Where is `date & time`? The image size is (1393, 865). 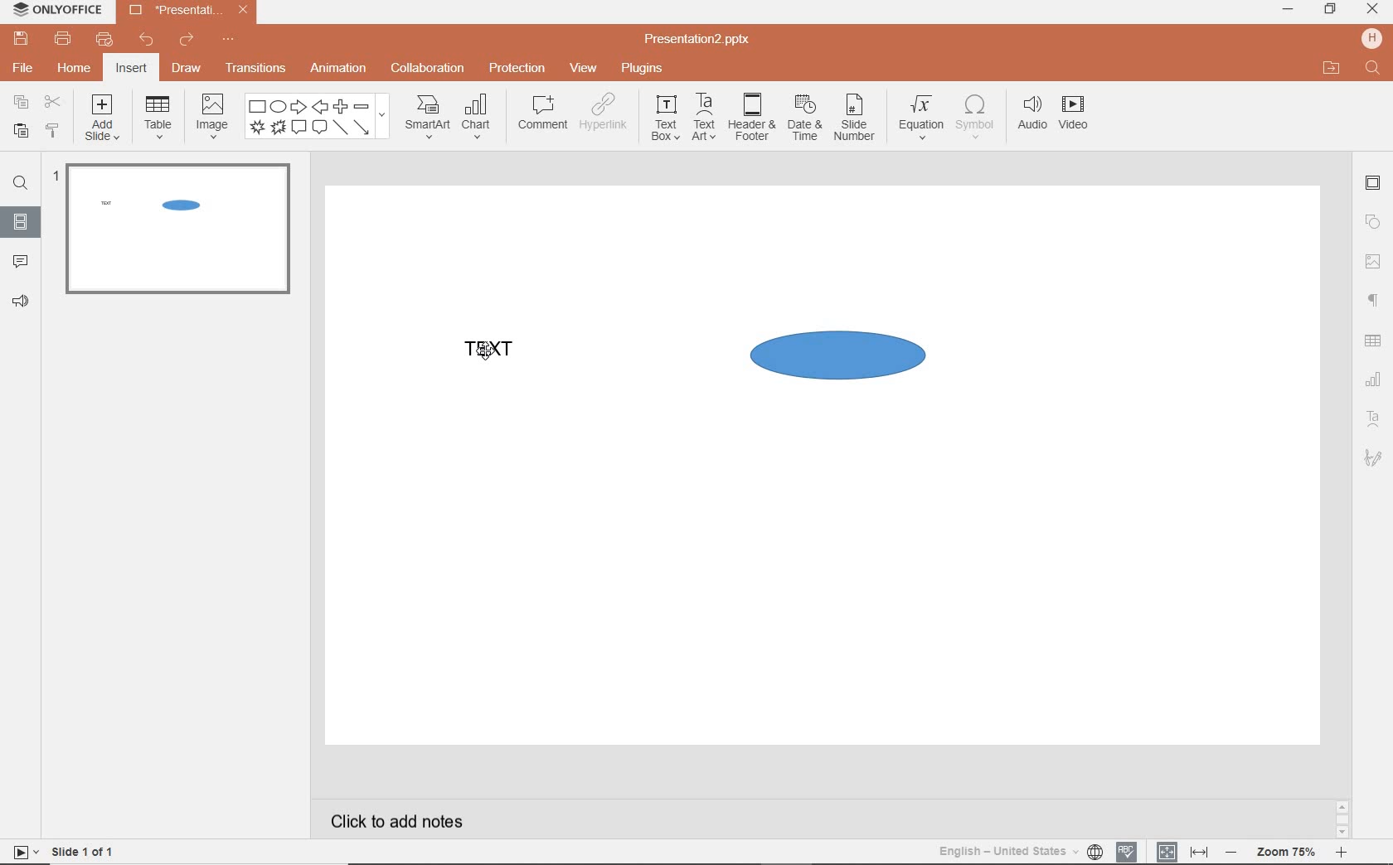 date & time is located at coordinates (803, 122).